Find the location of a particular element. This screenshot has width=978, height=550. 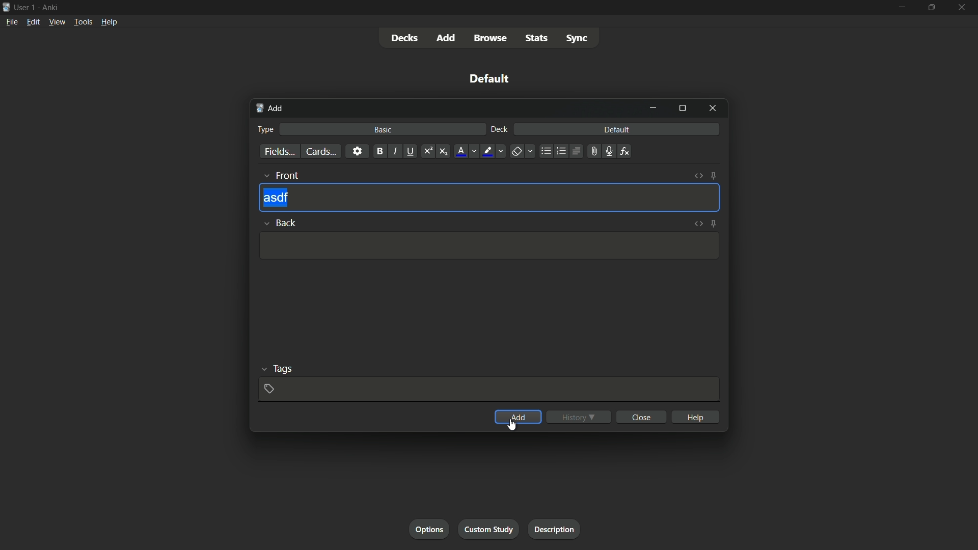

deck is located at coordinates (500, 130).